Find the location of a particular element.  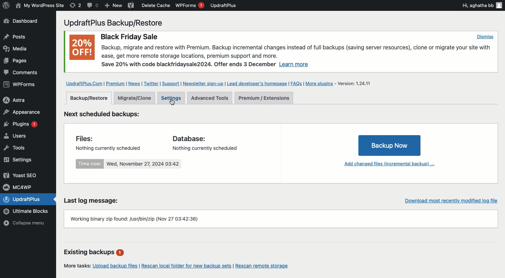

Comments is located at coordinates (22, 73).